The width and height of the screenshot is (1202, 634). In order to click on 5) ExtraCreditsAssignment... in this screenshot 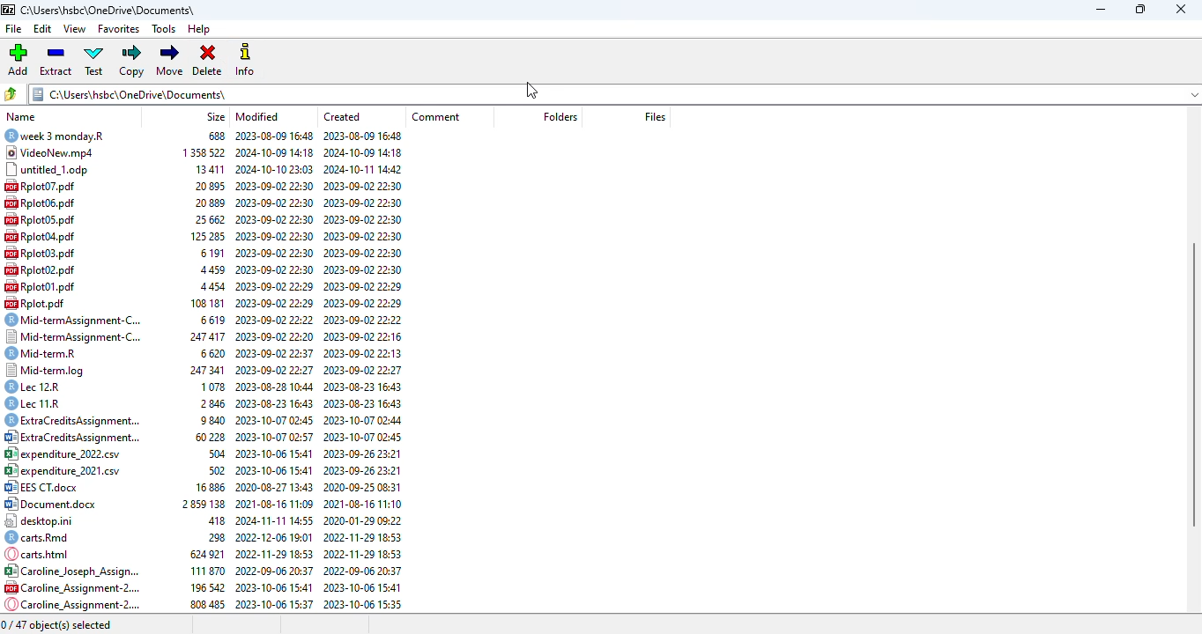, I will do `click(70, 437)`.